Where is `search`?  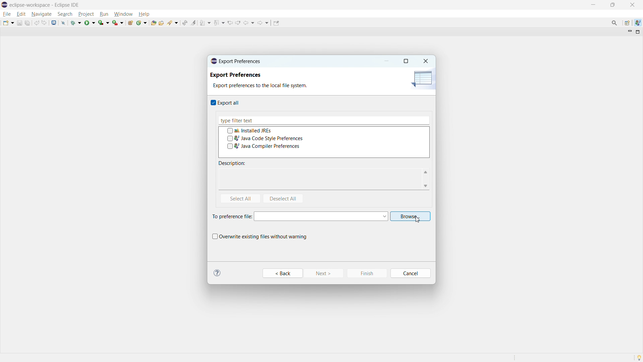 search is located at coordinates (65, 14).